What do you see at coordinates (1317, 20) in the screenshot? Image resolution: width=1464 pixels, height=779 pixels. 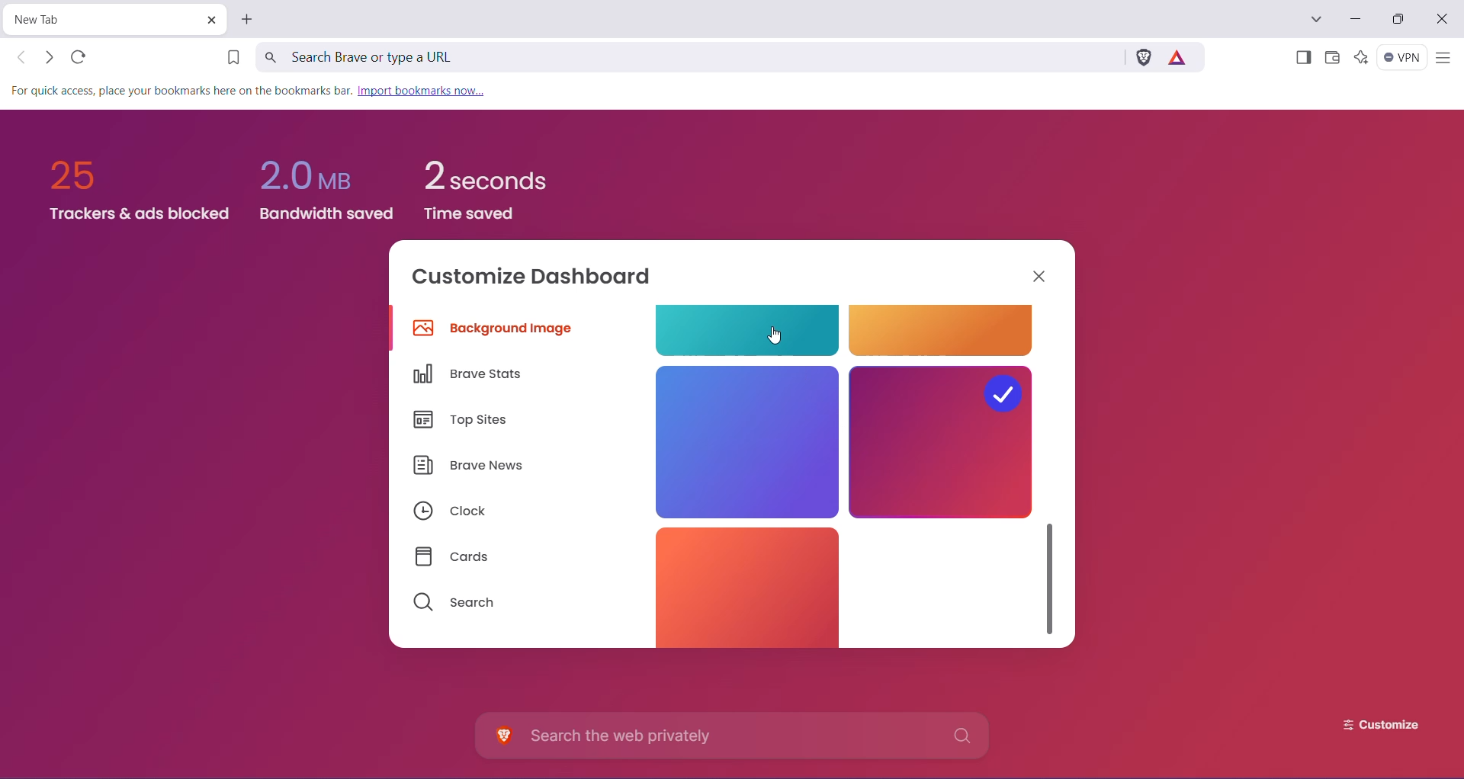 I see `Search Tabs` at bounding box center [1317, 20].